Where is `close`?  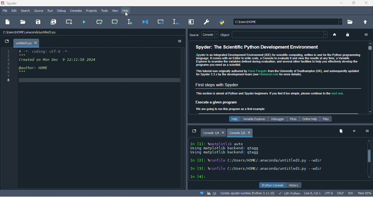 close is located at coordinates (223, 132).